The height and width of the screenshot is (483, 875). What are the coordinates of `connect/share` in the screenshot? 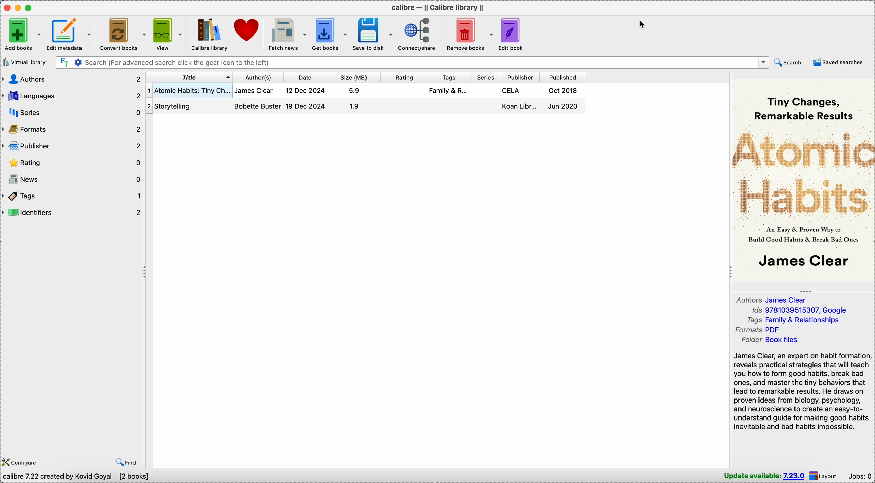 It's located at (417, 34).